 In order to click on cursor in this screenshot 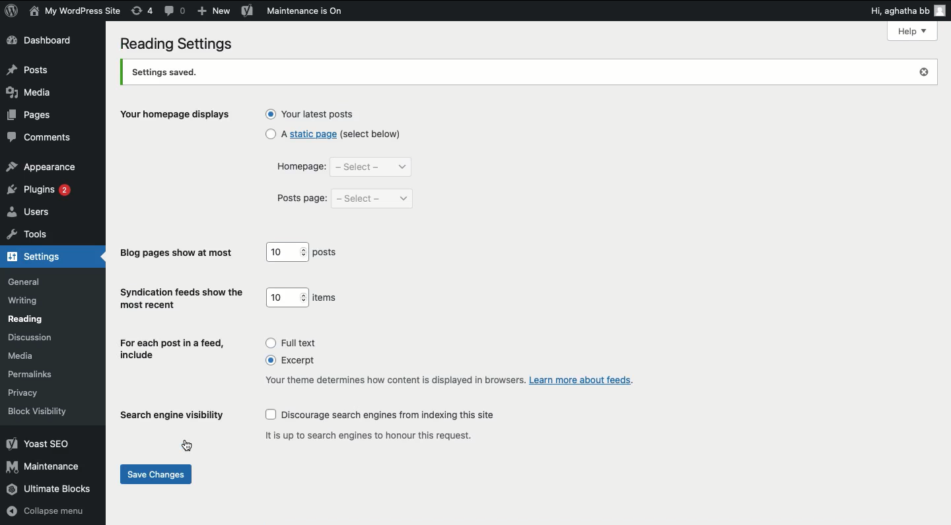, I will do `click(190, 445)`.